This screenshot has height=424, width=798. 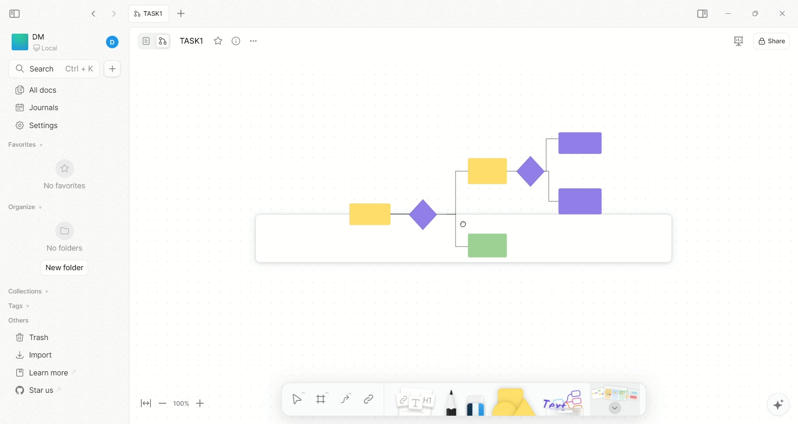 I want to click on share, so click(x=773, y=40).